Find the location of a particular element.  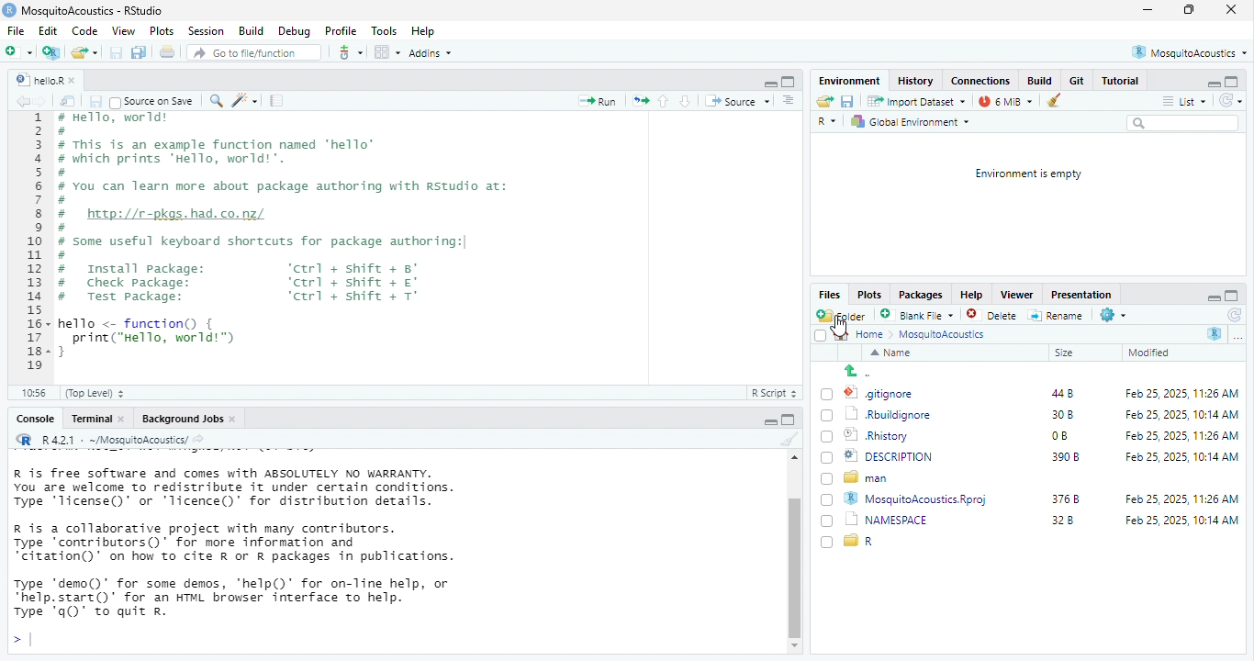

’ find /replace is located at coordinates (218, 102).